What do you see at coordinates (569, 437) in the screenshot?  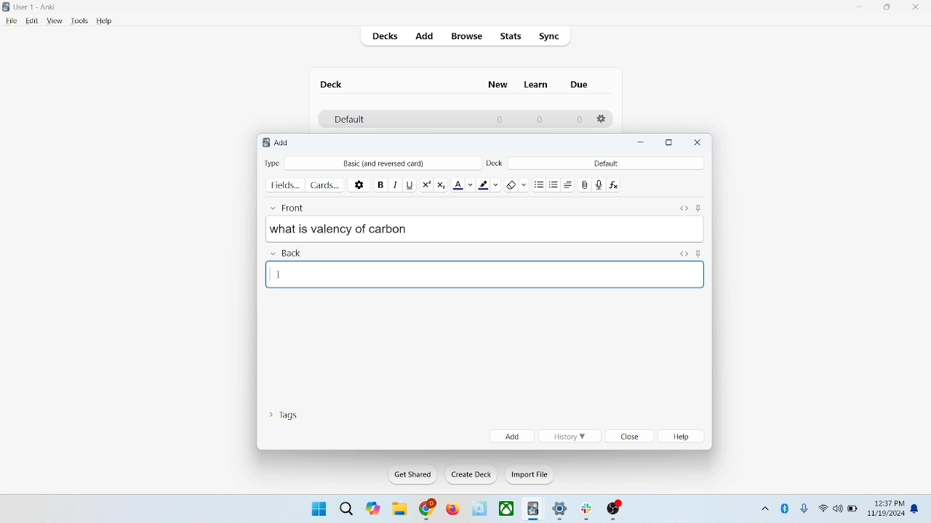 I see `history` at bounding box center [569, 437].